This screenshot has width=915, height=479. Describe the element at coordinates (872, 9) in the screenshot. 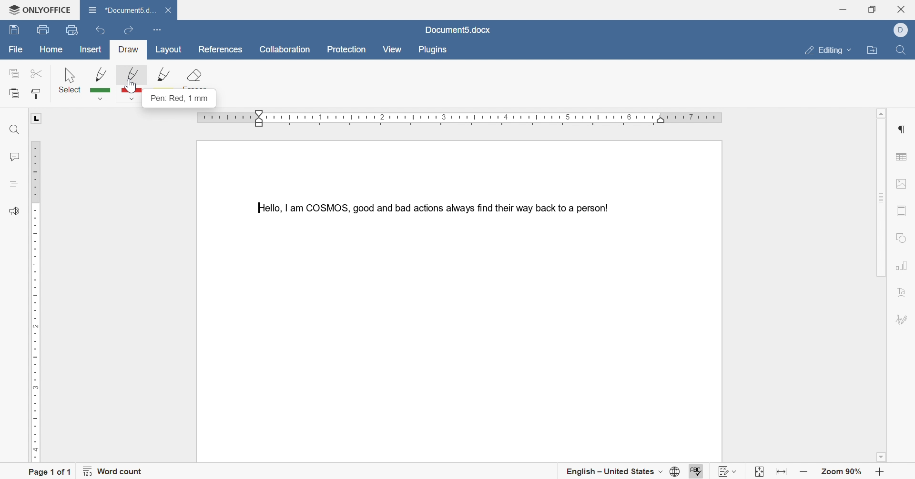

I see `restore down` at that location.